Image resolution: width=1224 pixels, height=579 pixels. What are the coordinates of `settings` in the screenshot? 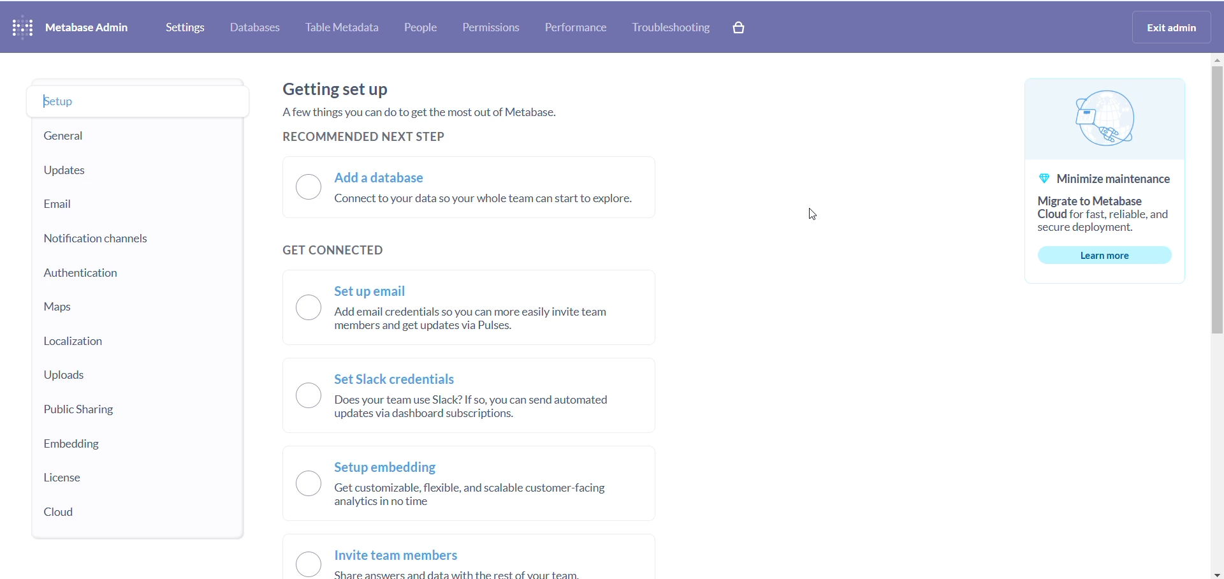 It's located at (179, 27).